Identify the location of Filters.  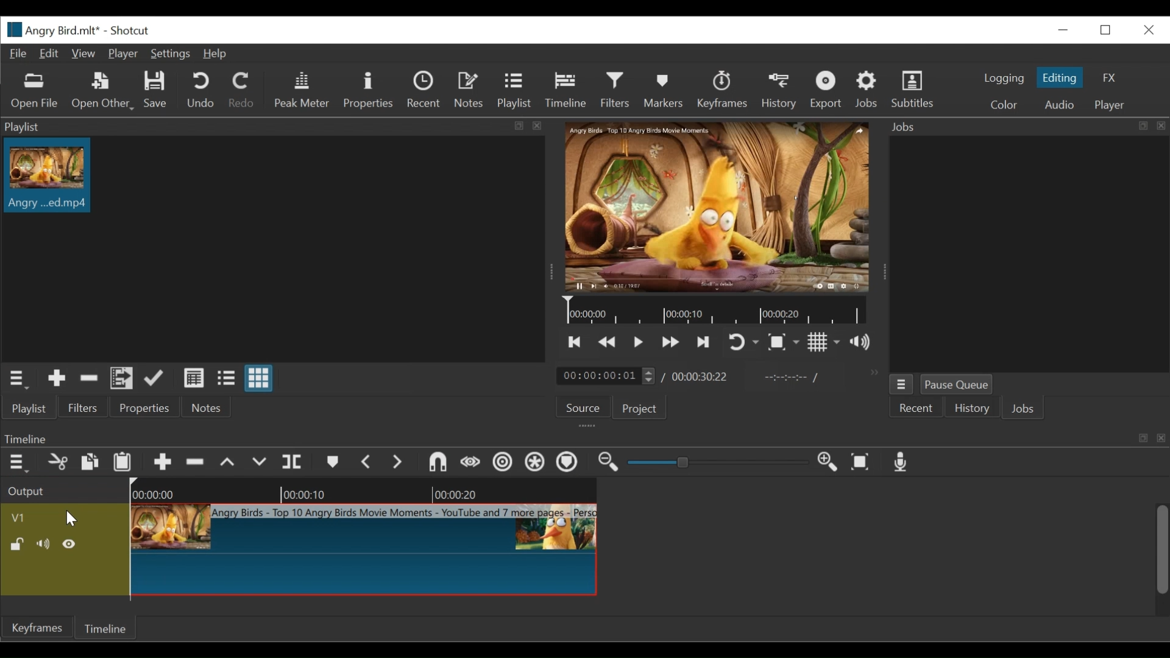
(616, 89).